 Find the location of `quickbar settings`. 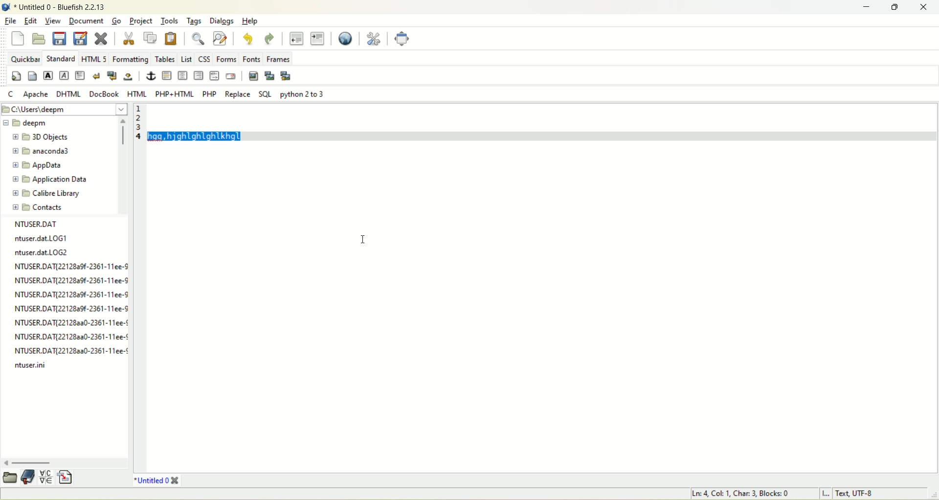

quickbar settings is located at coordinates (17, 76).